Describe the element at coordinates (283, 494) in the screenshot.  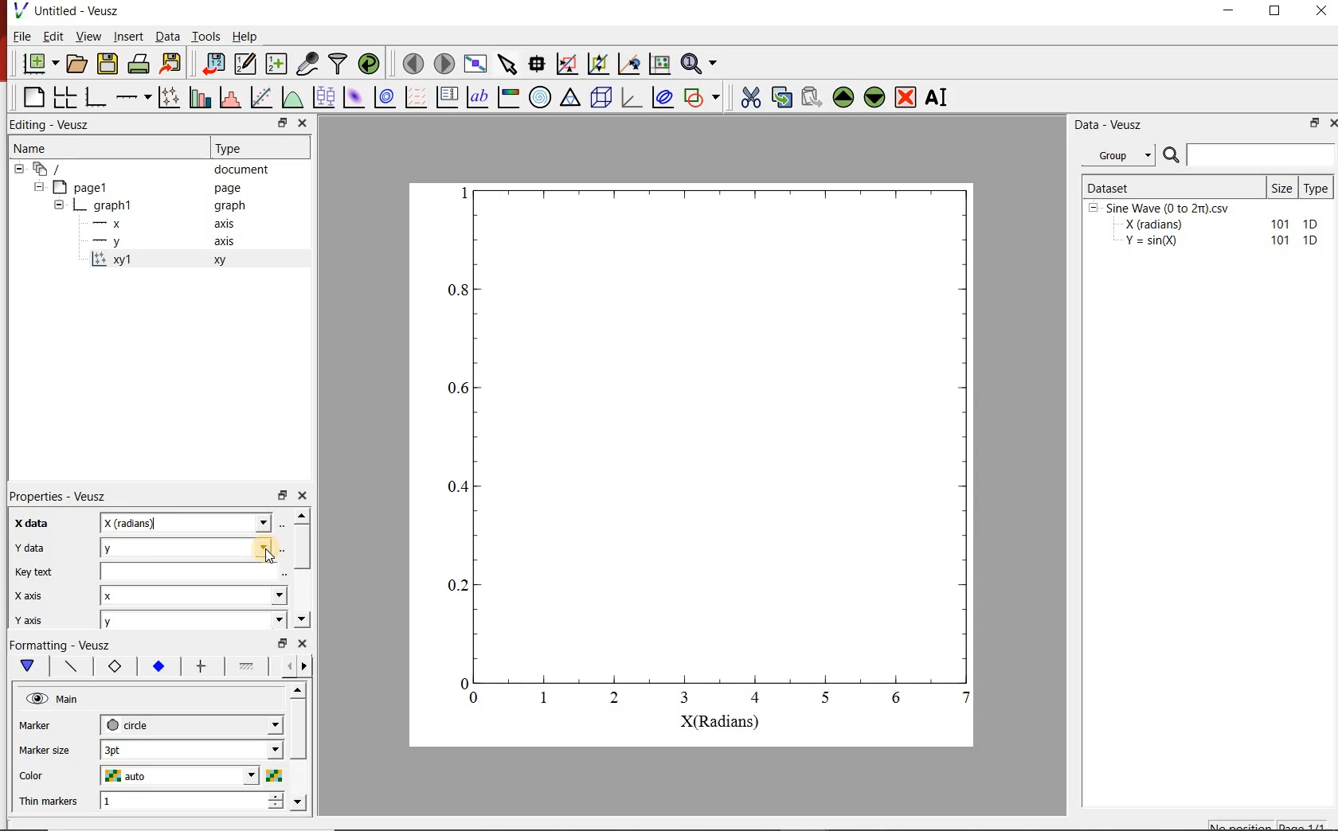
I see `Min/Max` at that location.